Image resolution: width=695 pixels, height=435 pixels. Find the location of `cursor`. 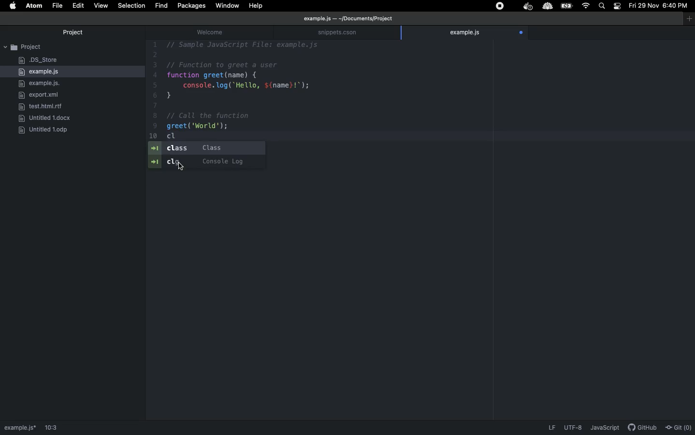

cursor is located at coordinates (181, 166).